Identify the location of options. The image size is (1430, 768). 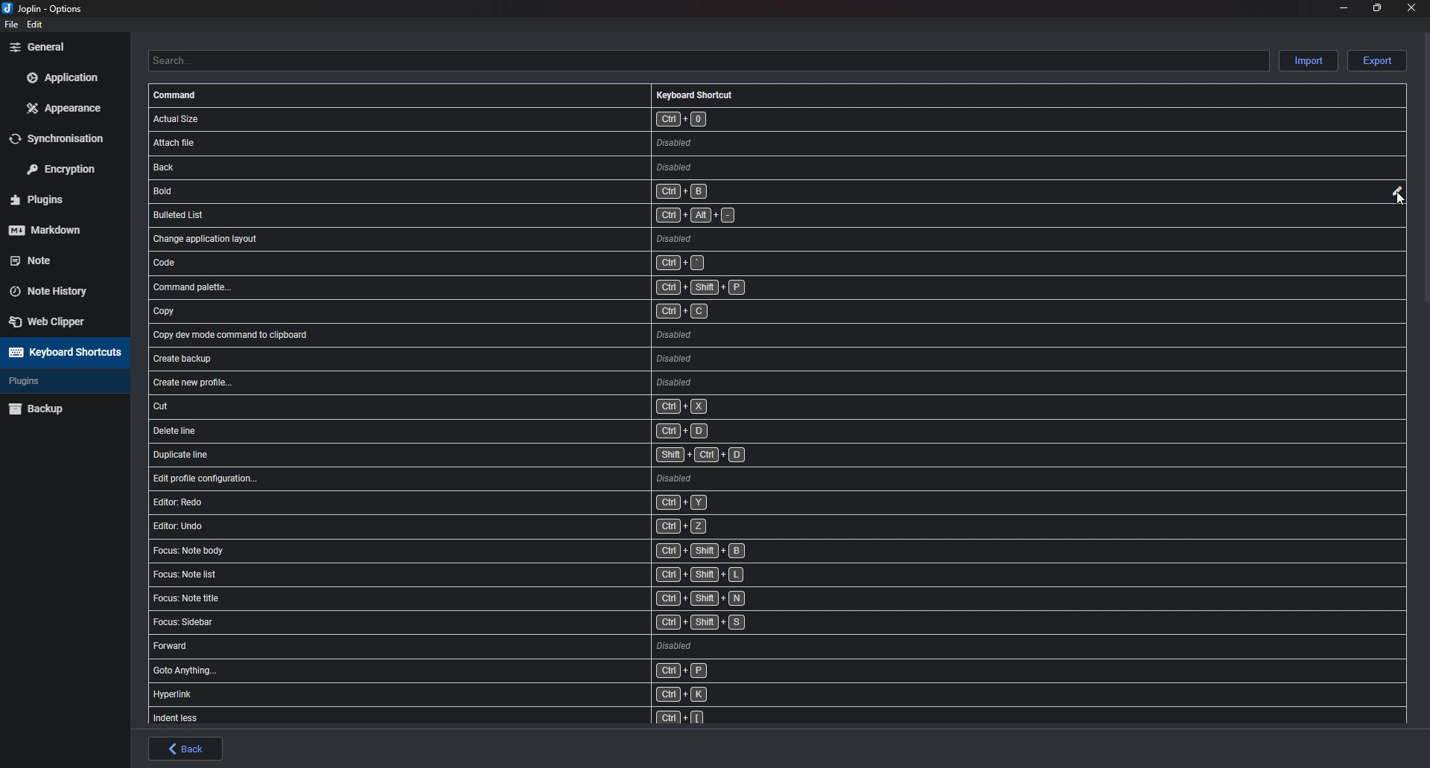
(46, 10).